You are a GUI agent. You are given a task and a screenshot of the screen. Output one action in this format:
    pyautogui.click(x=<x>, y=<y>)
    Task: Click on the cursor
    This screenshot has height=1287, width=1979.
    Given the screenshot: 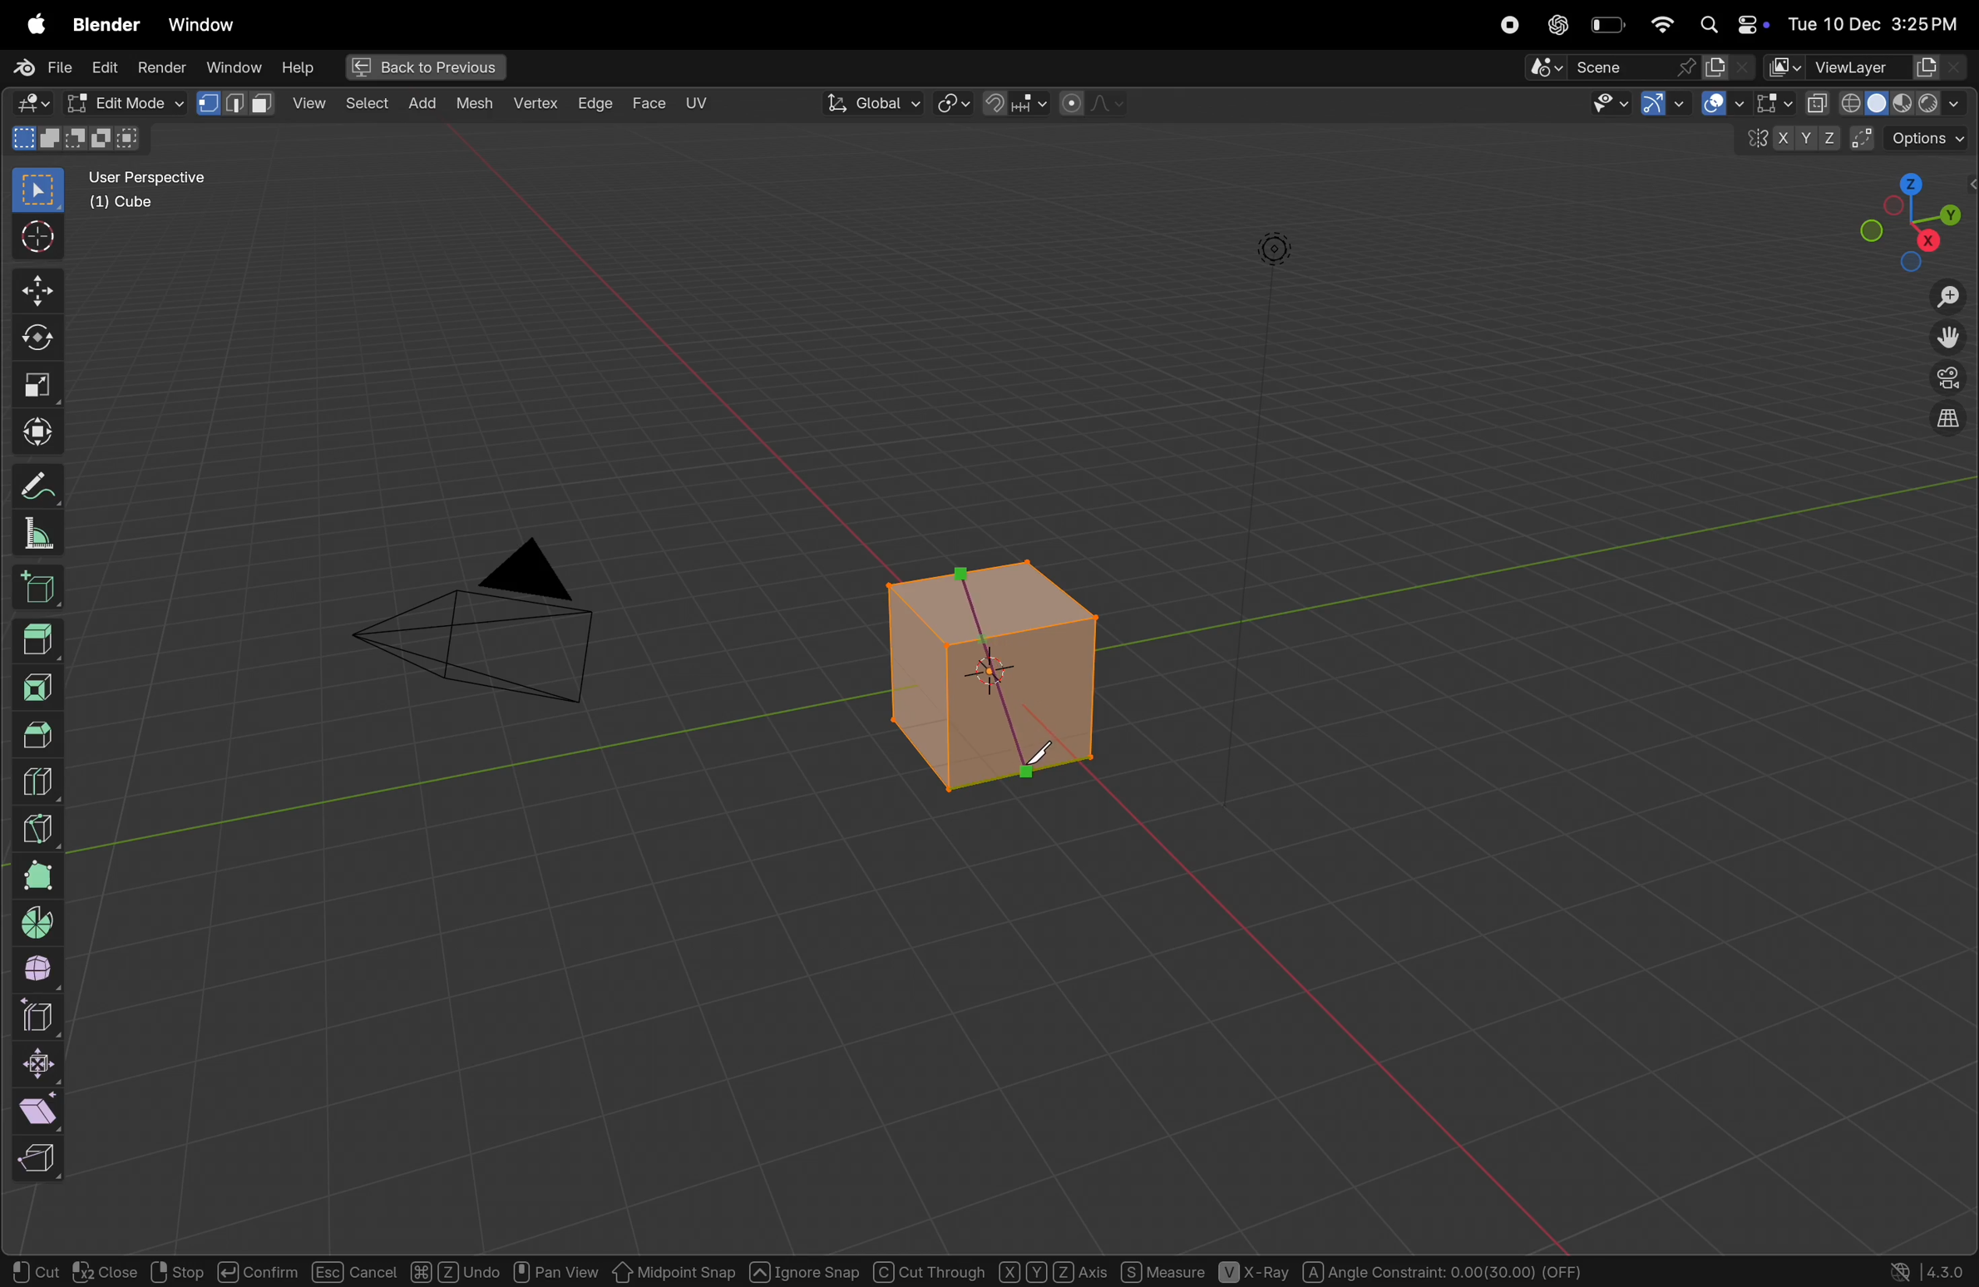 What is the action you would take?
    pyautogui.click(x=34, y=239)
    